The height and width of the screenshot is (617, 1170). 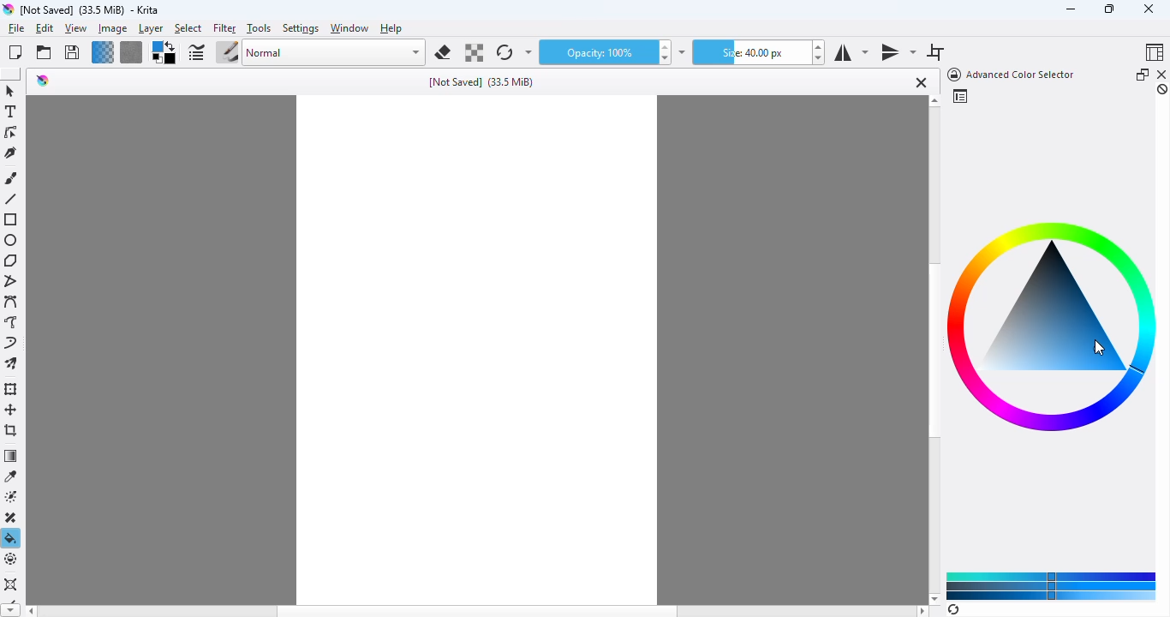 I want to click on resize, so click(x=1108, y=8).